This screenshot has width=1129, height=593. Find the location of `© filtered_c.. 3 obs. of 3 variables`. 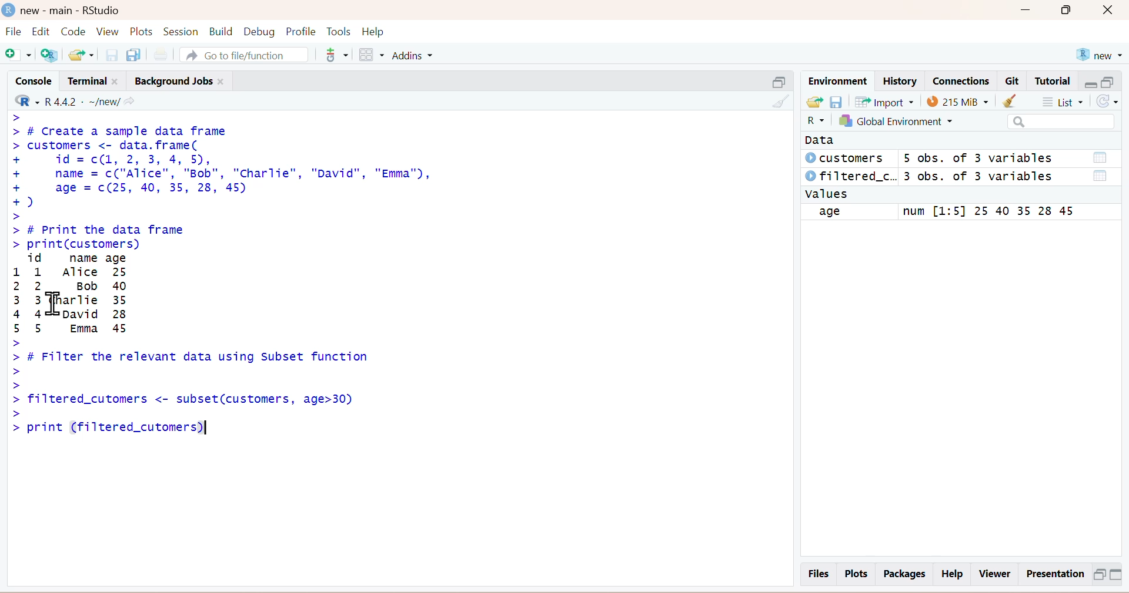

© filtered_c.. 3 obs. of 3 variables is located at coordinates (960, 176).